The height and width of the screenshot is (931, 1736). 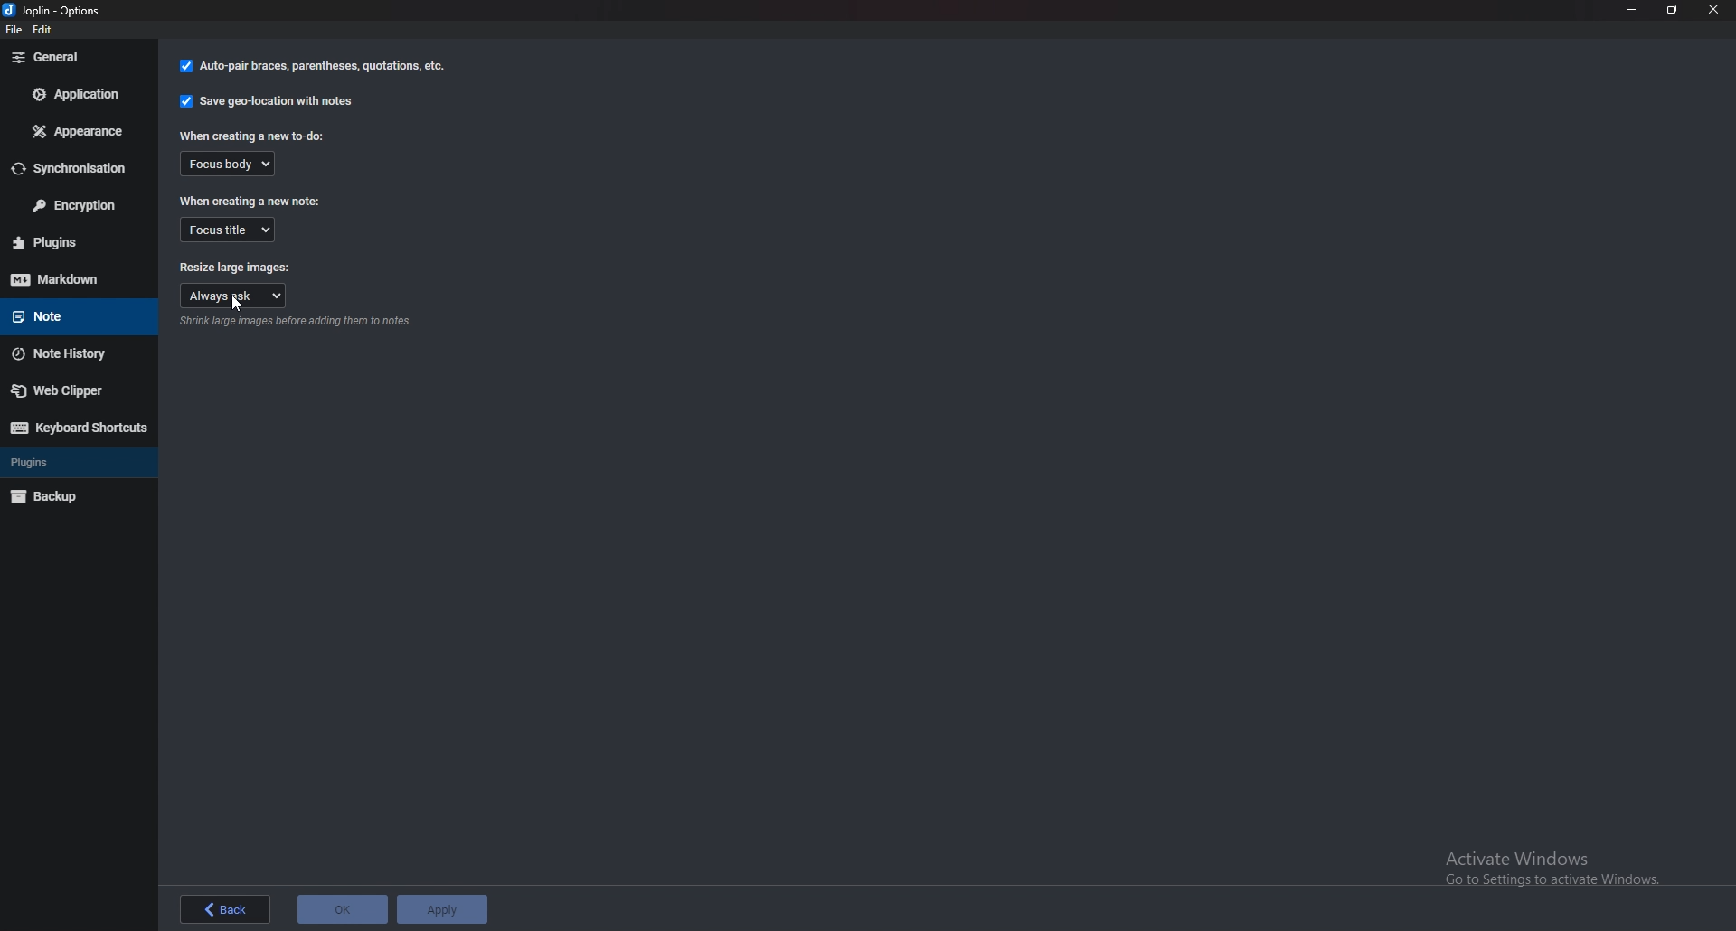 I want to click on Autopair braces parenthesis quotation, etc., so click(x=313, y=68).